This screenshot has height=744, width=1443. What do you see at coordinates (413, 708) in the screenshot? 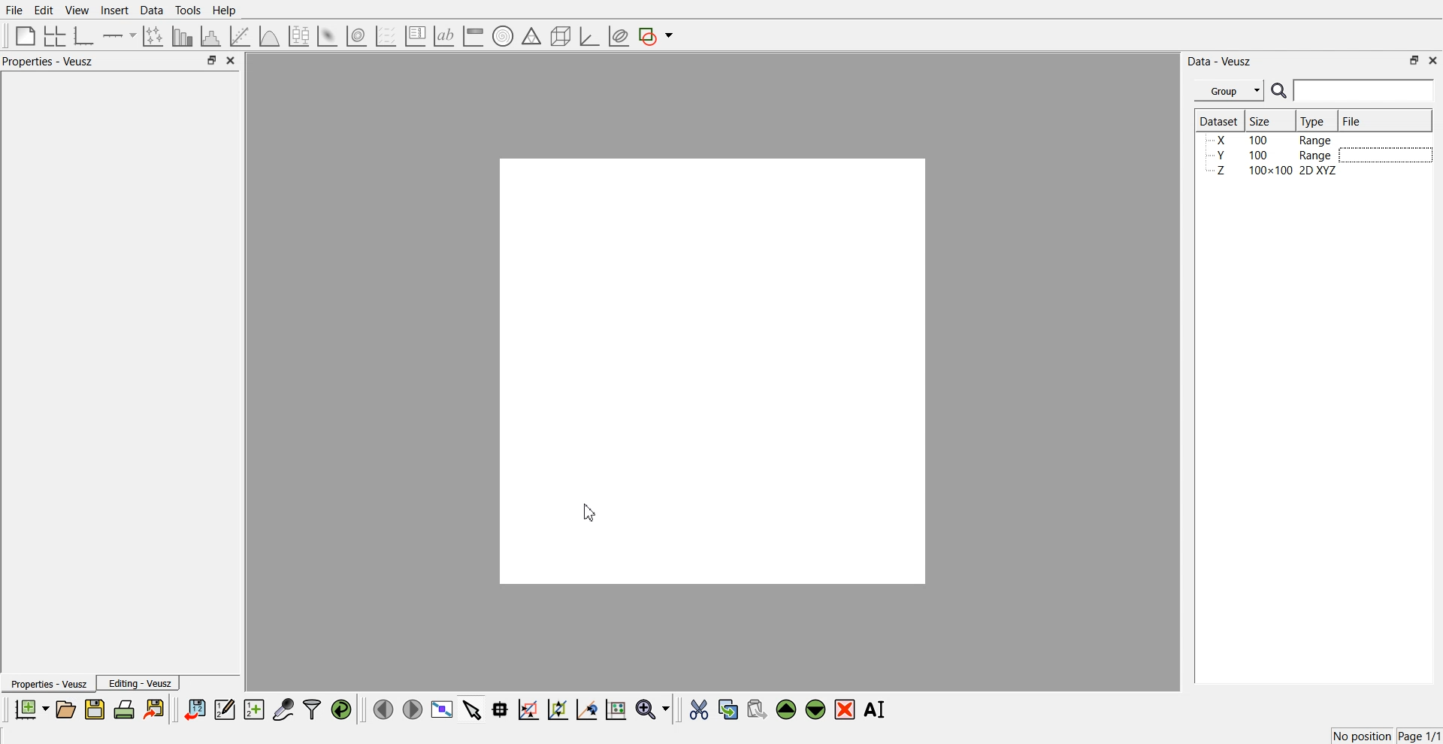
I see `Move to the next page` at bounding box center [413, 708].